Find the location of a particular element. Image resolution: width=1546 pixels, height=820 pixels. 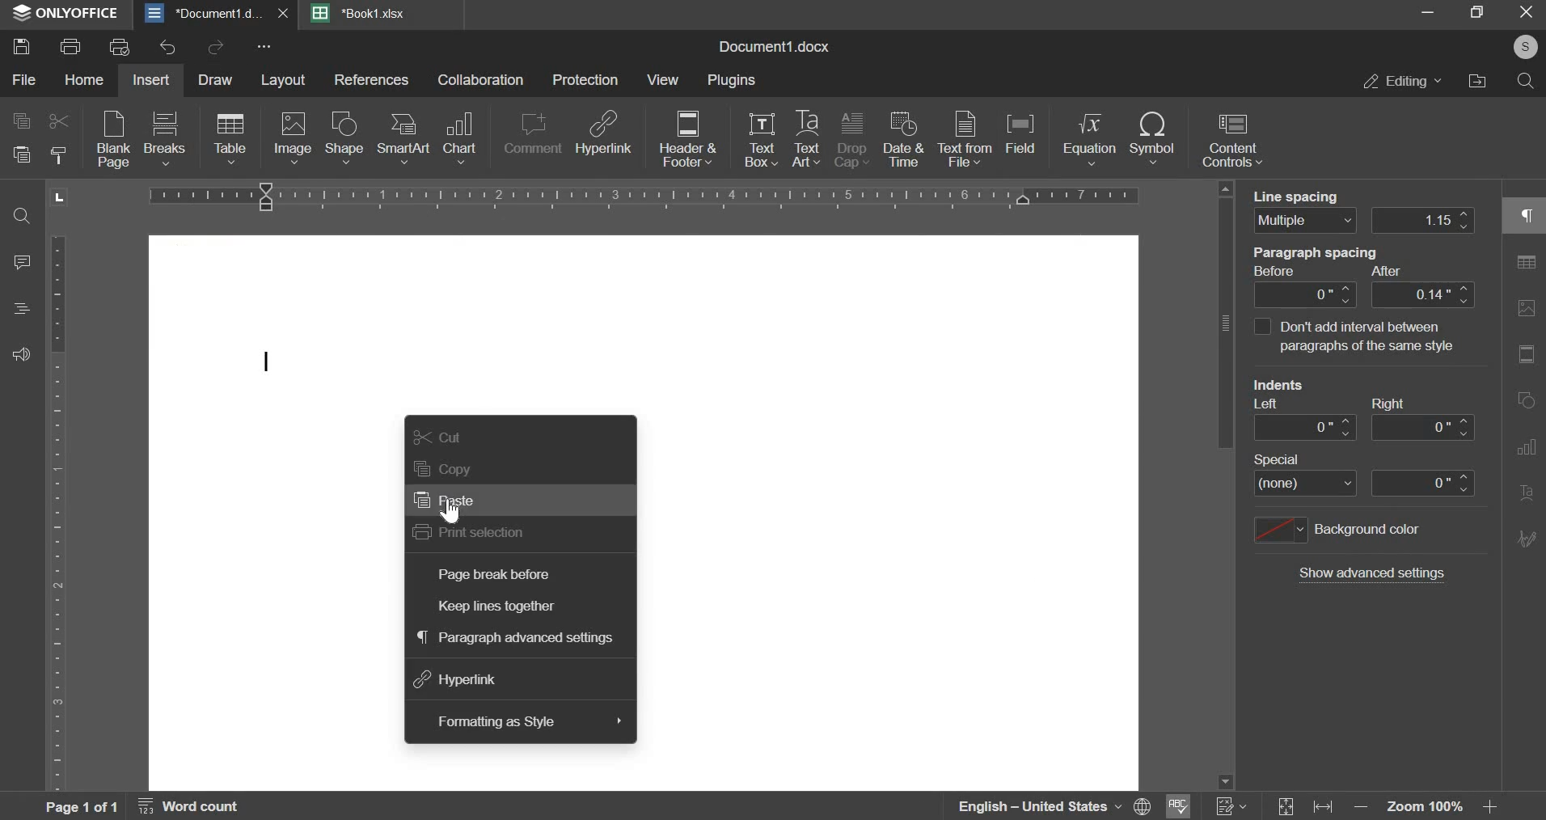

table is located at coordinates (230, 141).